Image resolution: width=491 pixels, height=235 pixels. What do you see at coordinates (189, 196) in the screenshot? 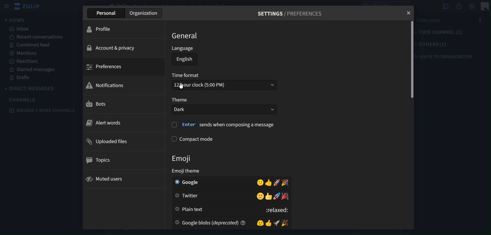
I see `twitter` at bounding box center [189, 196].